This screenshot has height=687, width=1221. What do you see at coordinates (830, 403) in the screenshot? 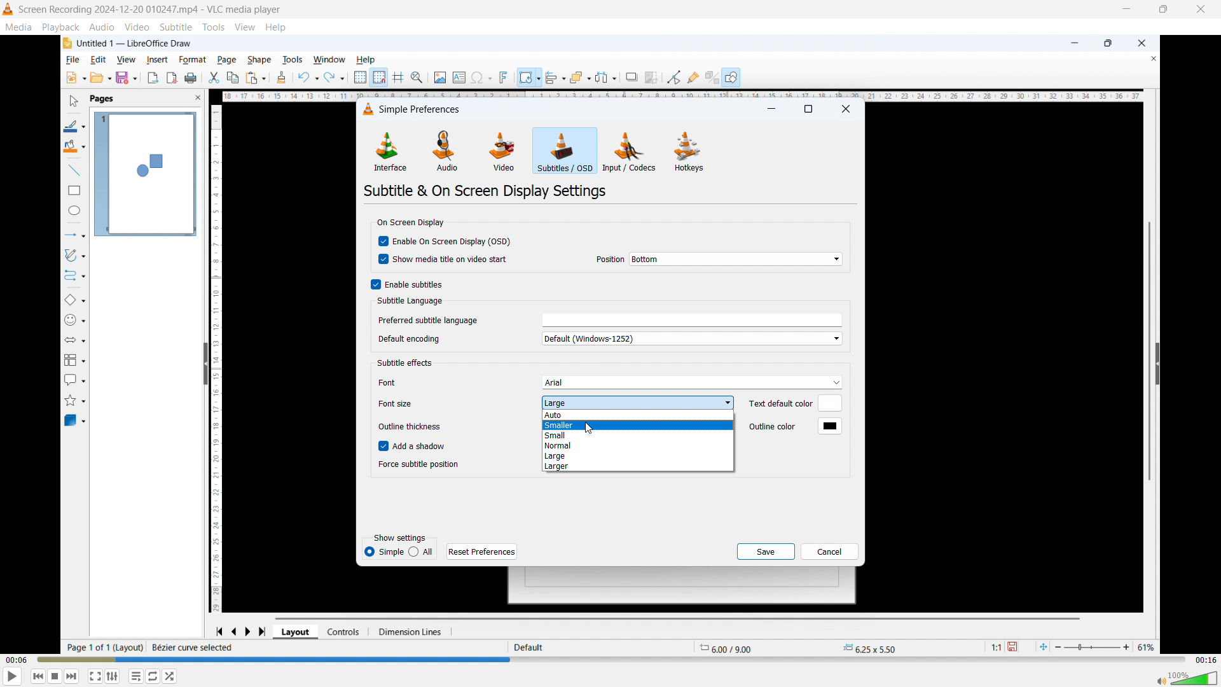
I see `Default text colour ` at bounding box center [830, 403].